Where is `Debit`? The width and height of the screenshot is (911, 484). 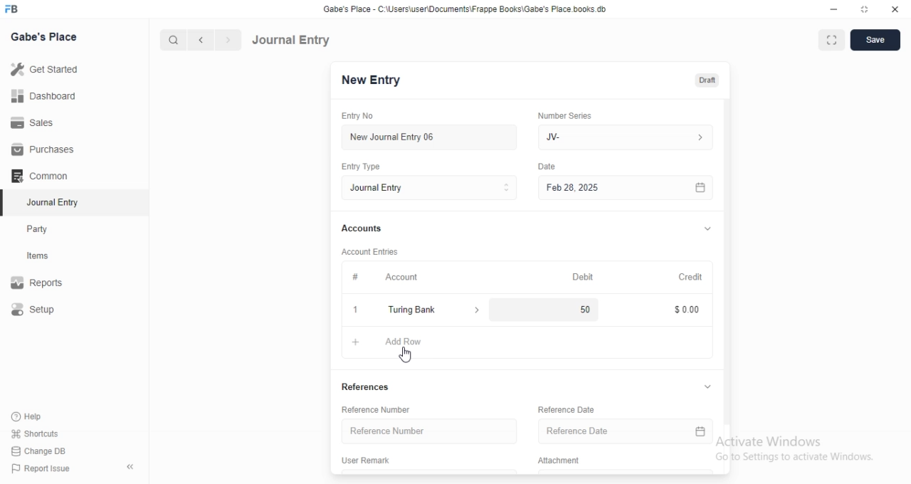
Debit is located at coordinates (584, 276).